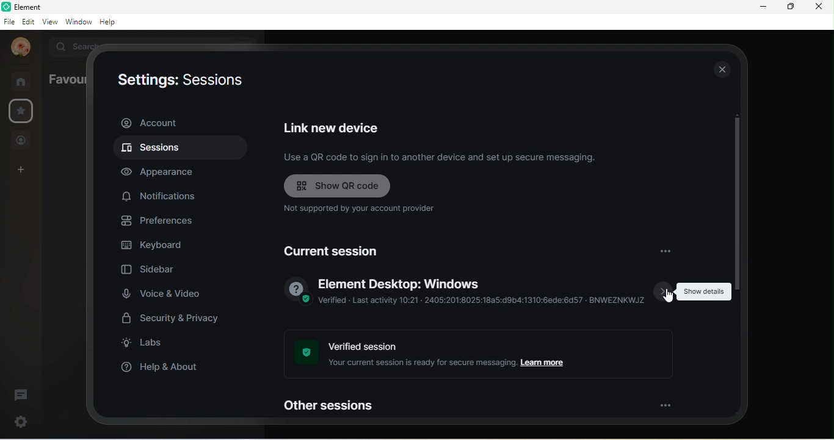  Describe the element at coordinates (179, 122) in the screenshot. I see `account` at that location.